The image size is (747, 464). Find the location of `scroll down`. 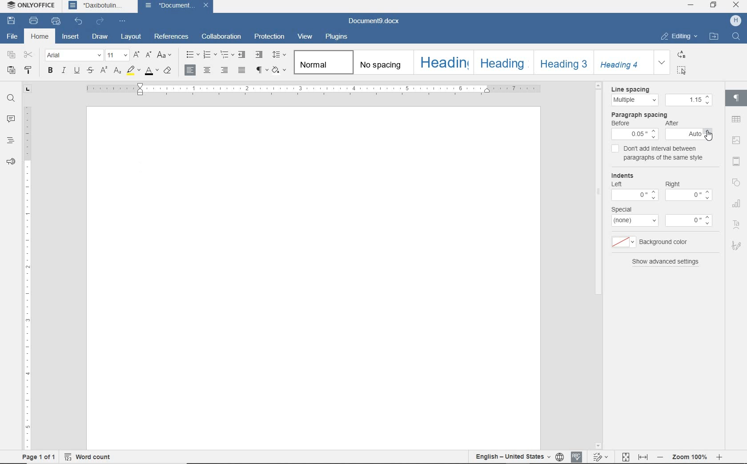

scroll down is located at coordinates (599, 445).